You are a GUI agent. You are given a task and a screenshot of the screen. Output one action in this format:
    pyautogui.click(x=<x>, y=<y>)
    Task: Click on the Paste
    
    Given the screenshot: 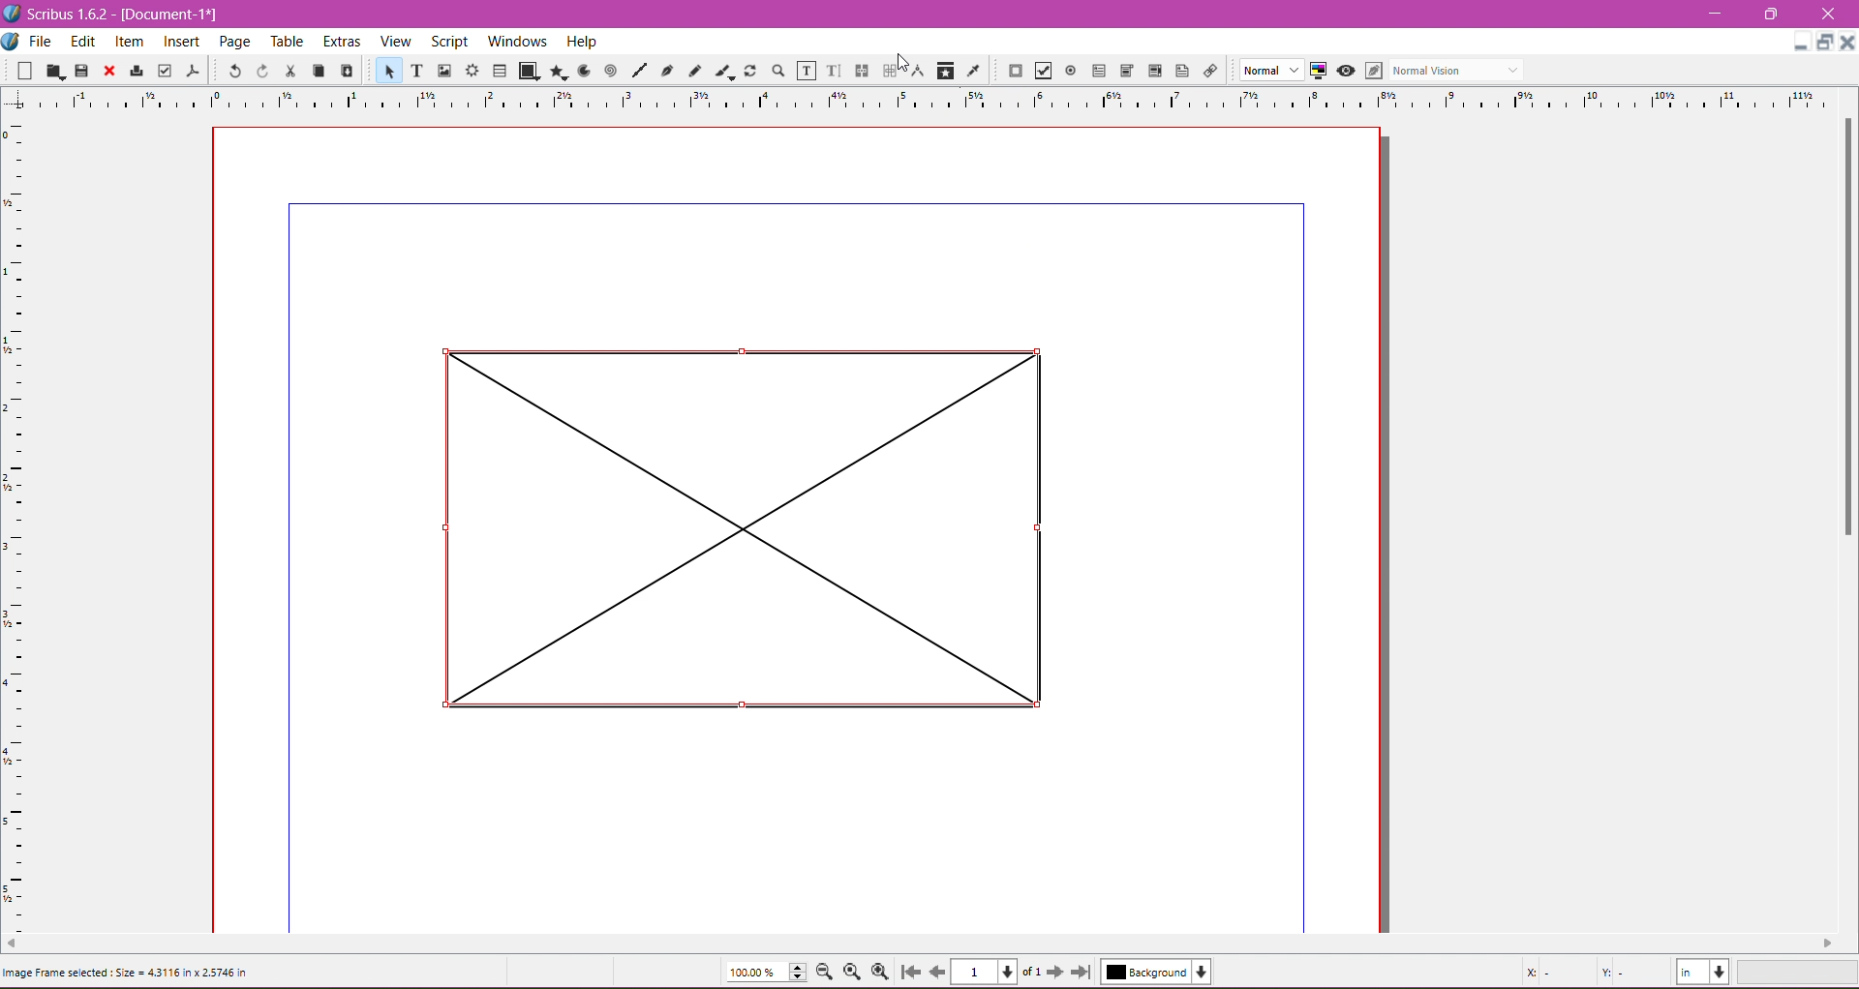 What is the action you would take?
    pyautogui.click(x=347, y=69)
    